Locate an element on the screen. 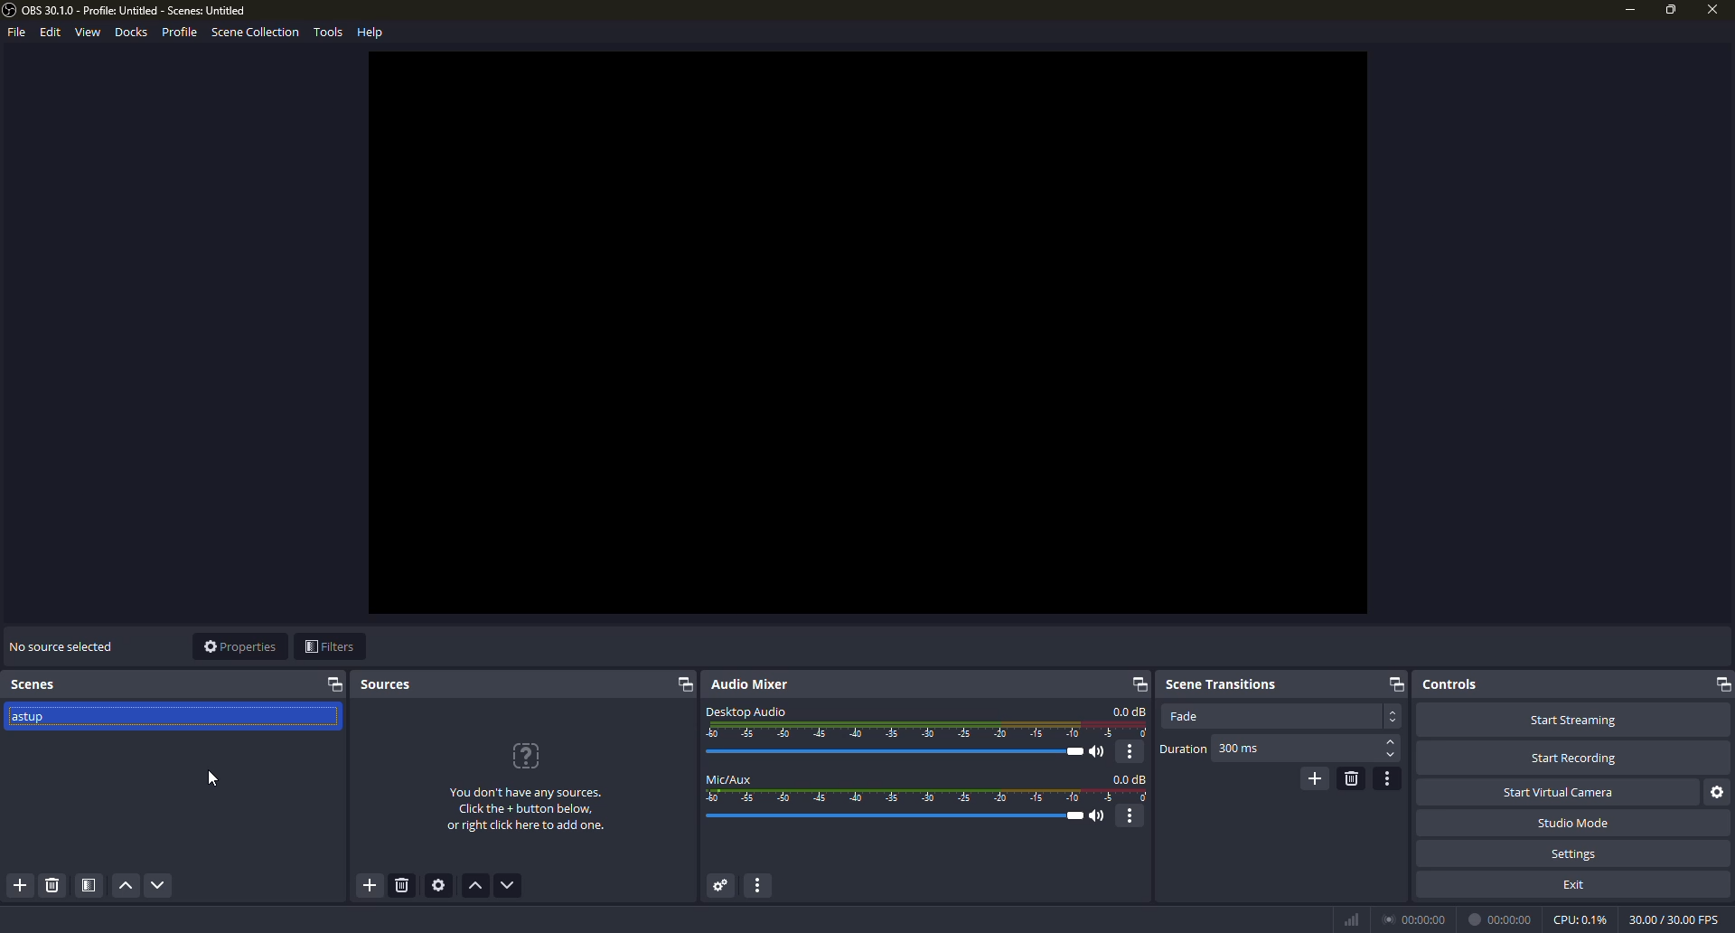 This screenshot has width=1735, height=933. ? is located at coordinates (529, 756).